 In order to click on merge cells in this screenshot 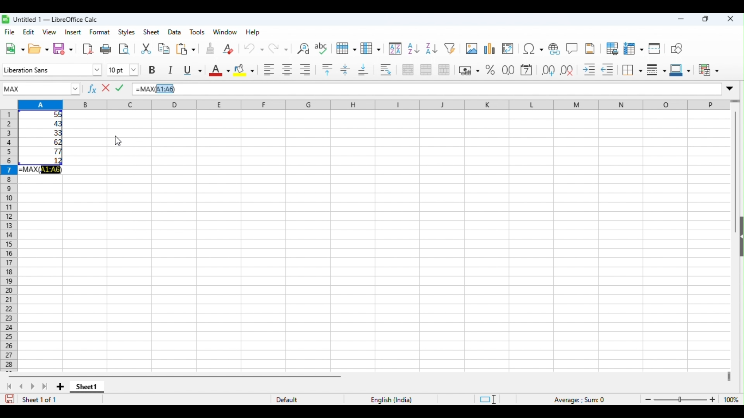, I will do `click(426, 70)`.